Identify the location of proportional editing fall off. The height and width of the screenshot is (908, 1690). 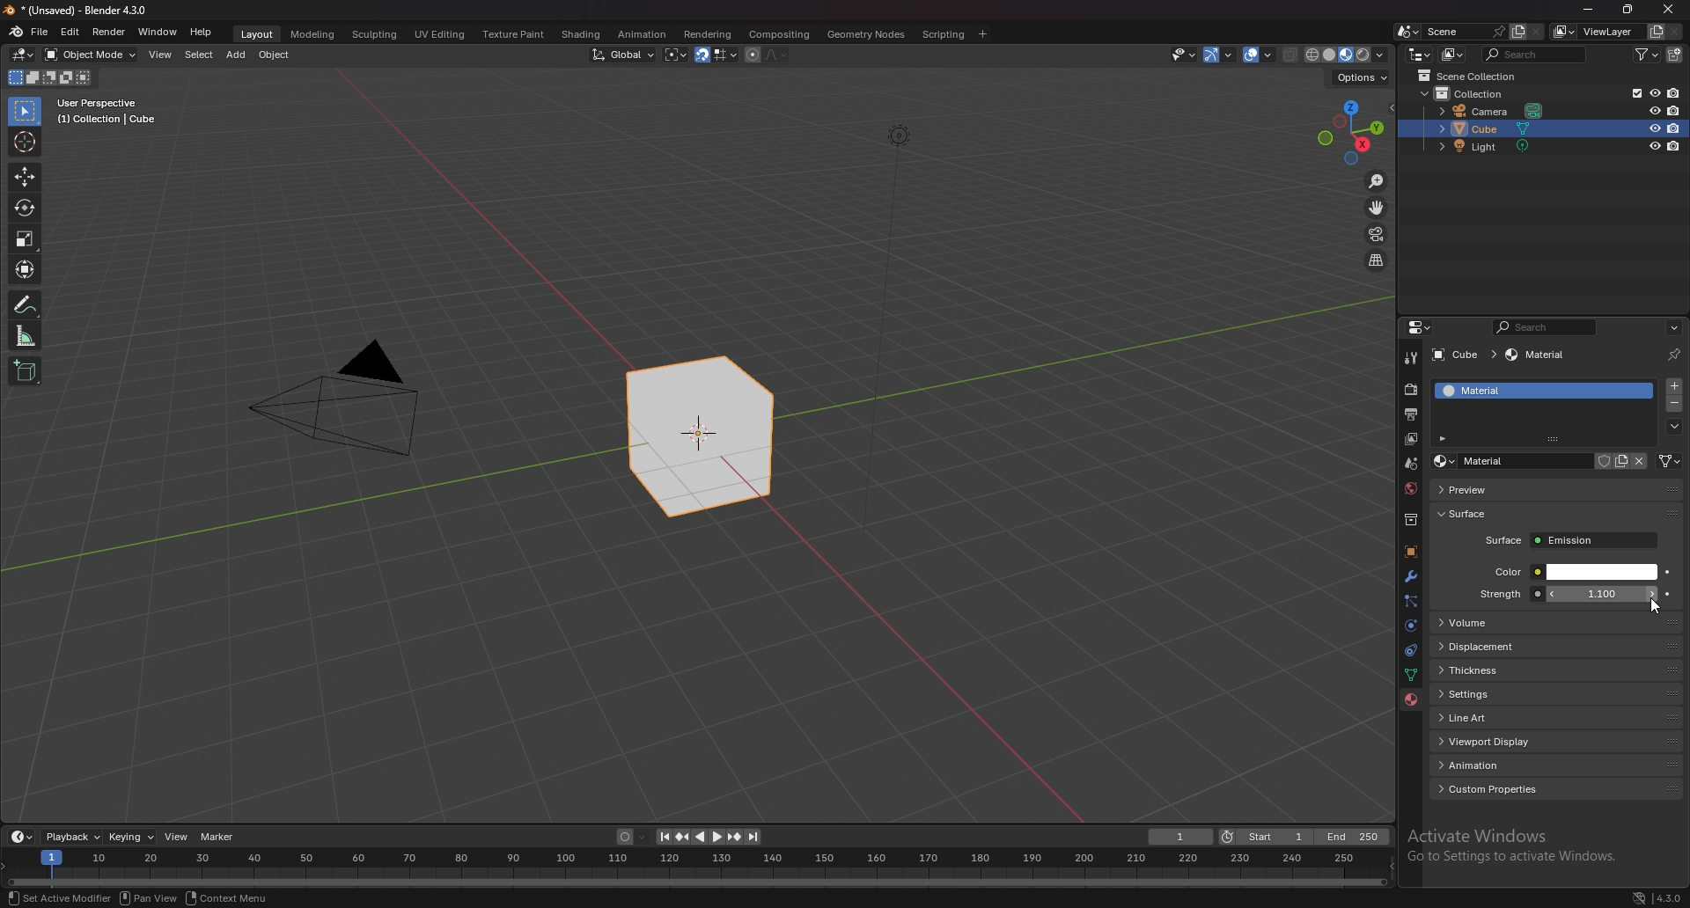
(773, 54).